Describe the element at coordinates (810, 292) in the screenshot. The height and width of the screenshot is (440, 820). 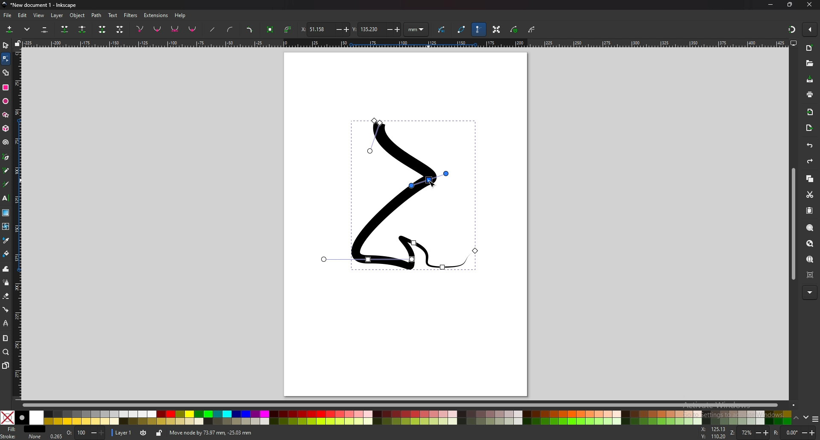
I see `` at that location.